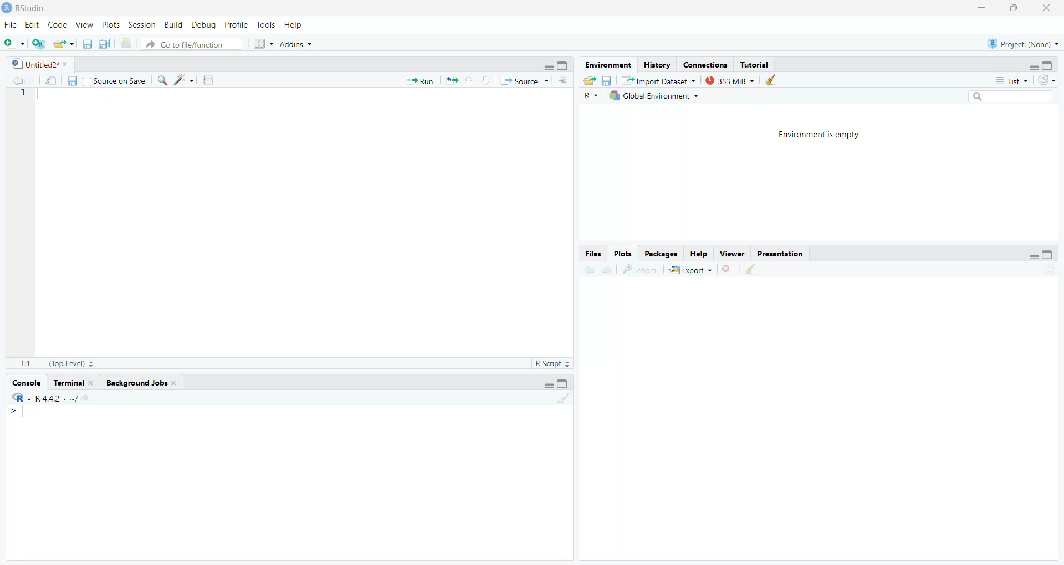 This screenshot has width=1064, height=565. I want to click on go to previous section/chunk, so click(471, 81).